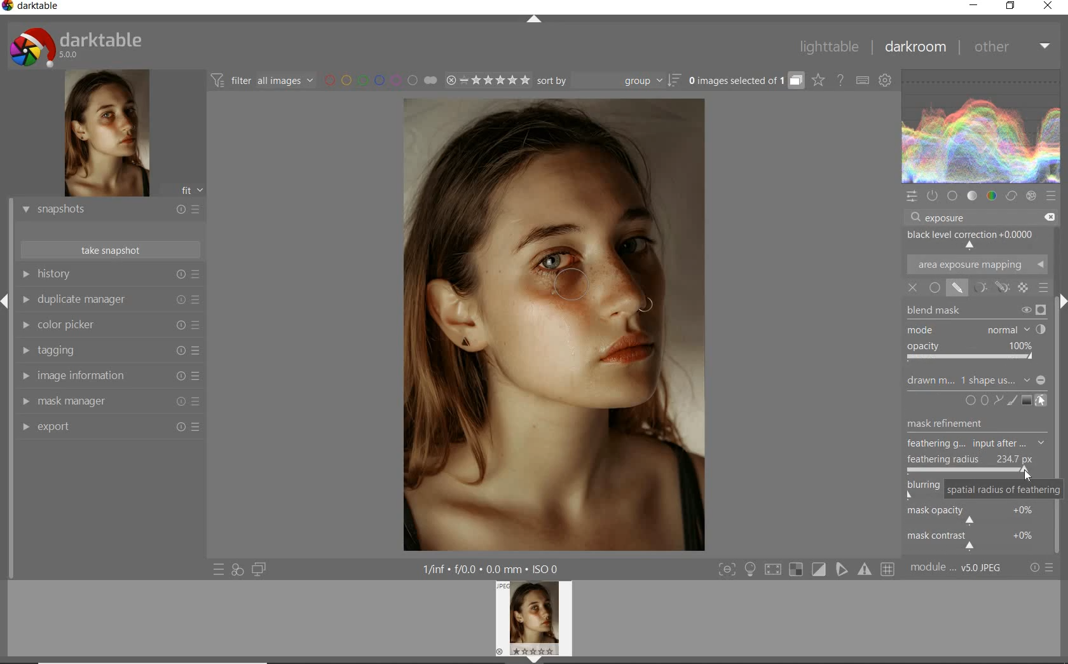 Image resolution: width=1068 pixels, height=664 pixels. I want to click on base, so click(952, 196).